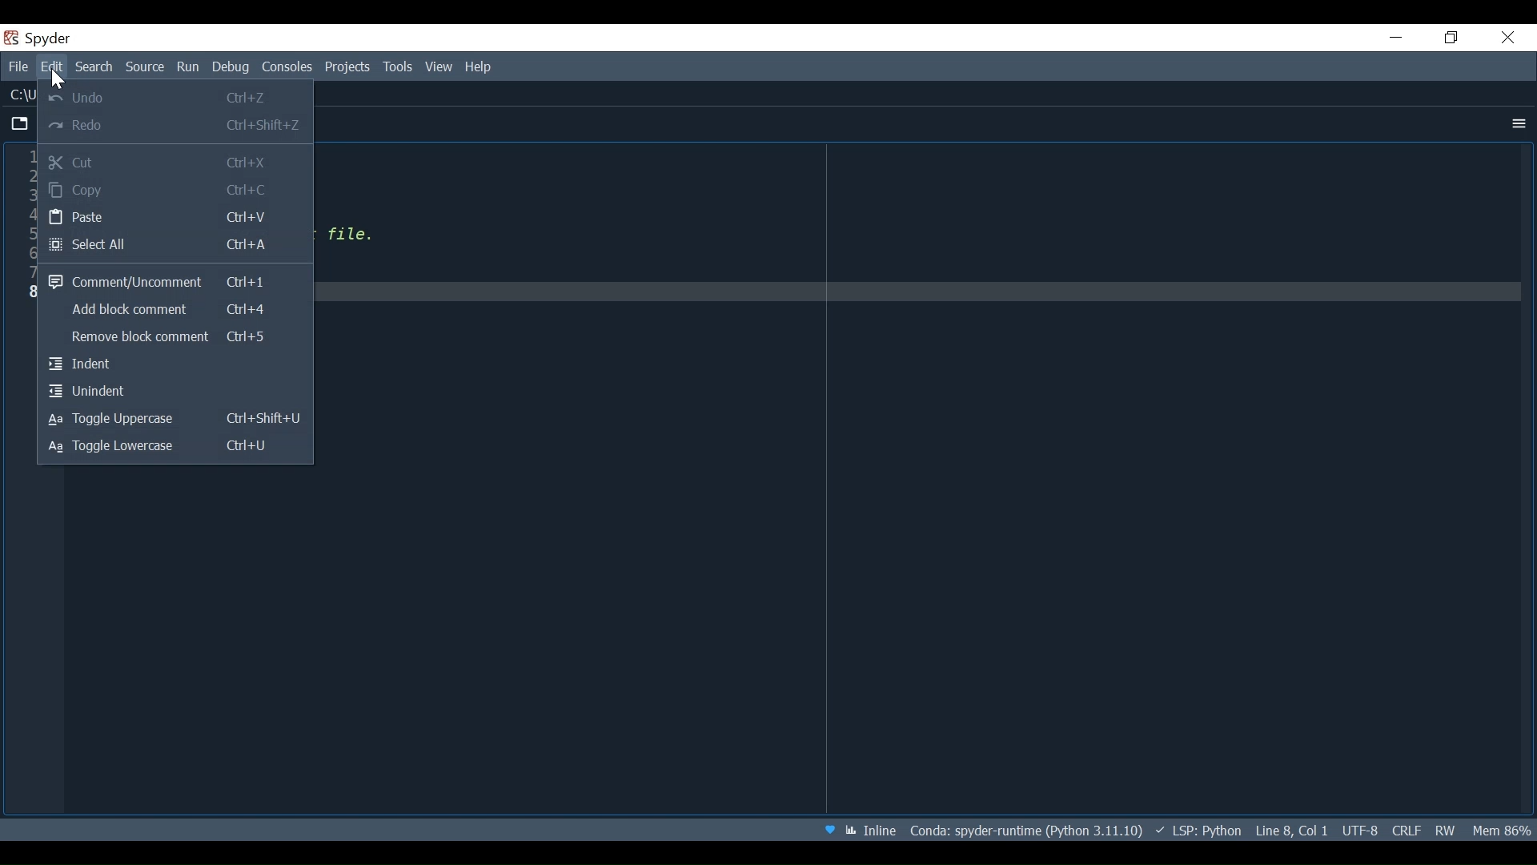 This screenshot has width=1537, height=865. Describe the element at coordinates (126, 312) in the screenshot. I see `Add block comment` at that location.